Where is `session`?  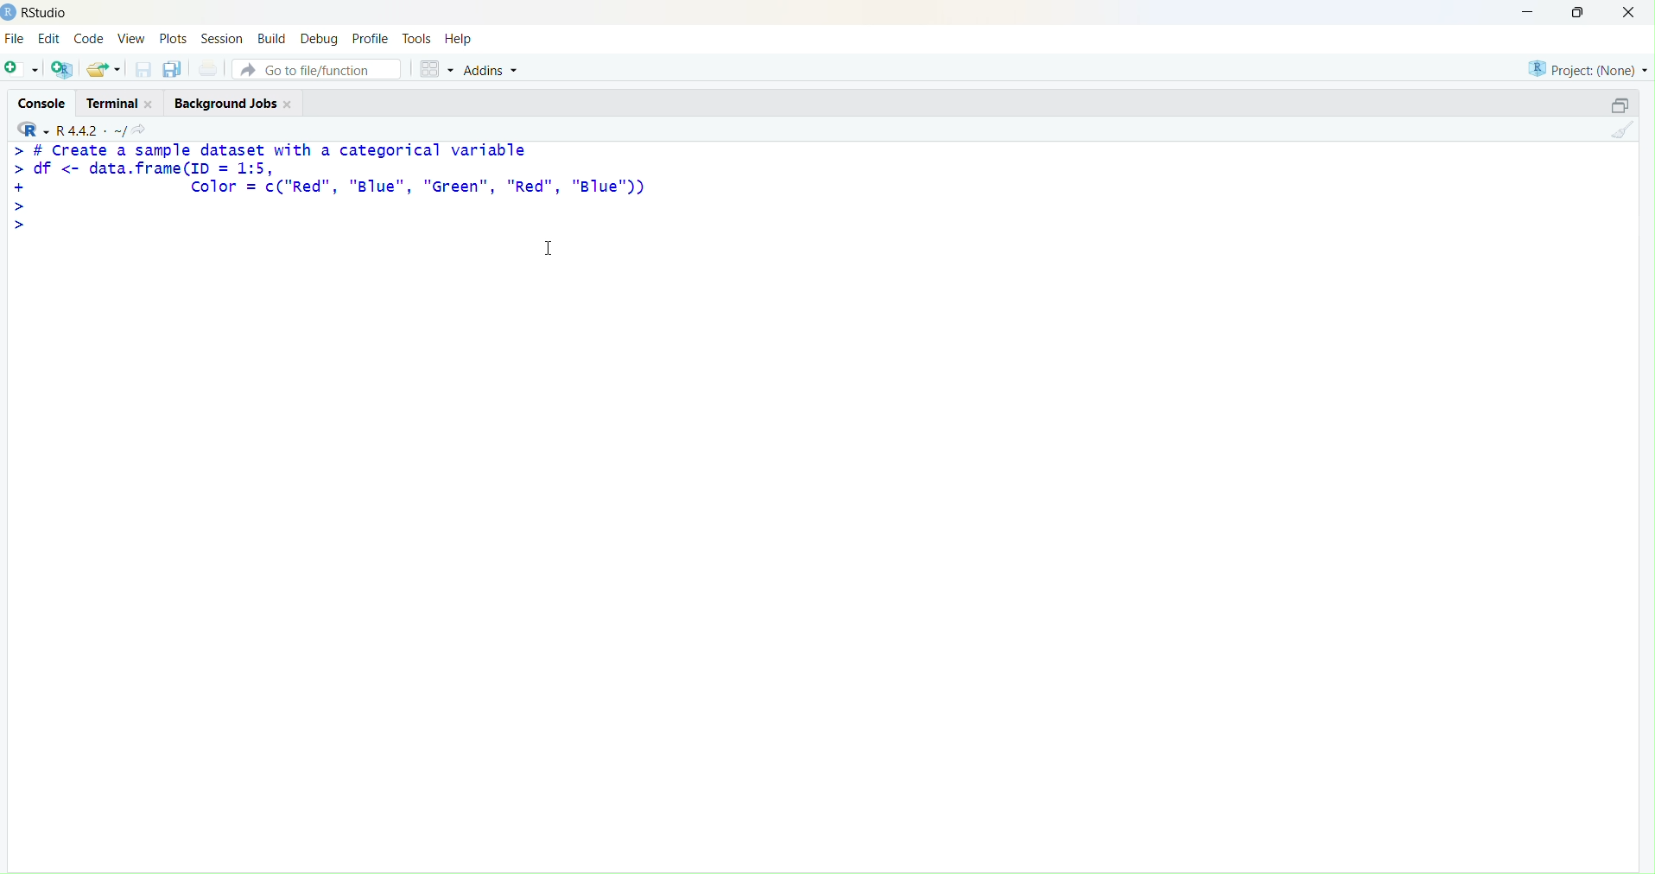 session is located at coordinates (223, 39).